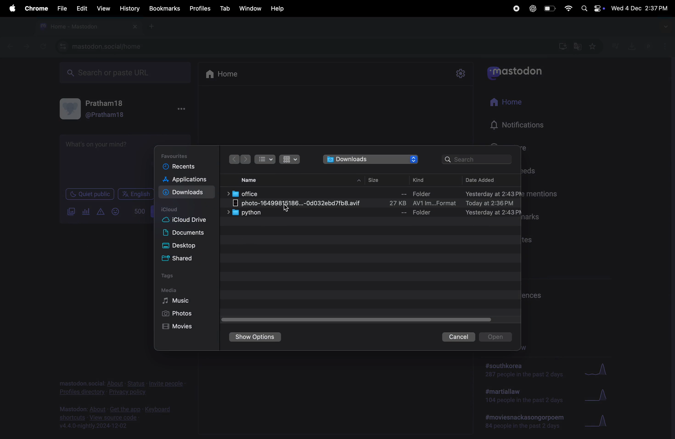 The image size is (675, 439). Describe the element at coordinates (100, 212) in the screenshot. I see `alerts` at that location.